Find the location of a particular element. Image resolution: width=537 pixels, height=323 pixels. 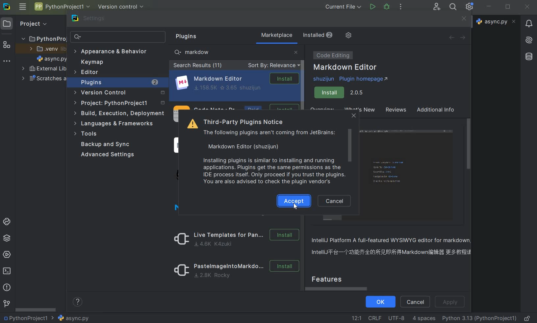

cursor is located at coordinates (295, 207).